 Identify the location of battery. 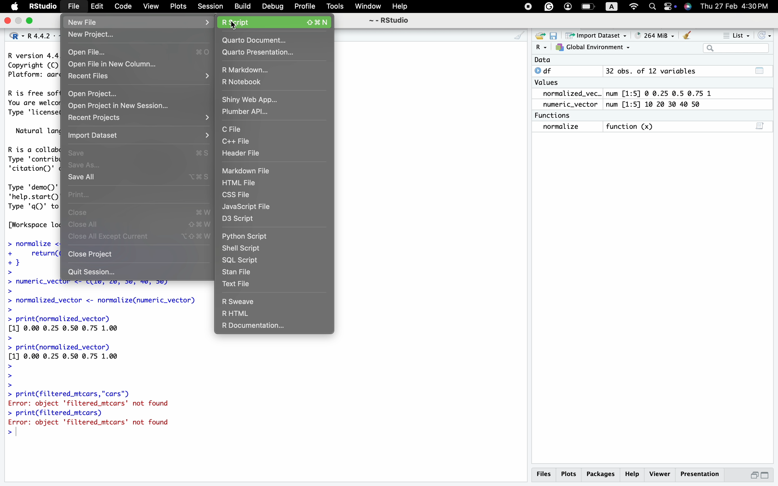
(588, 7).